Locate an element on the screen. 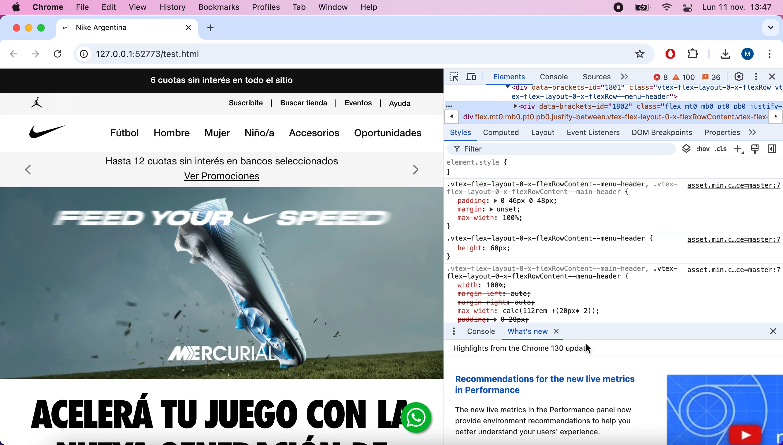 The width and height of the screenshot is (783, 445). panel control is located at coordinates (687, 7).